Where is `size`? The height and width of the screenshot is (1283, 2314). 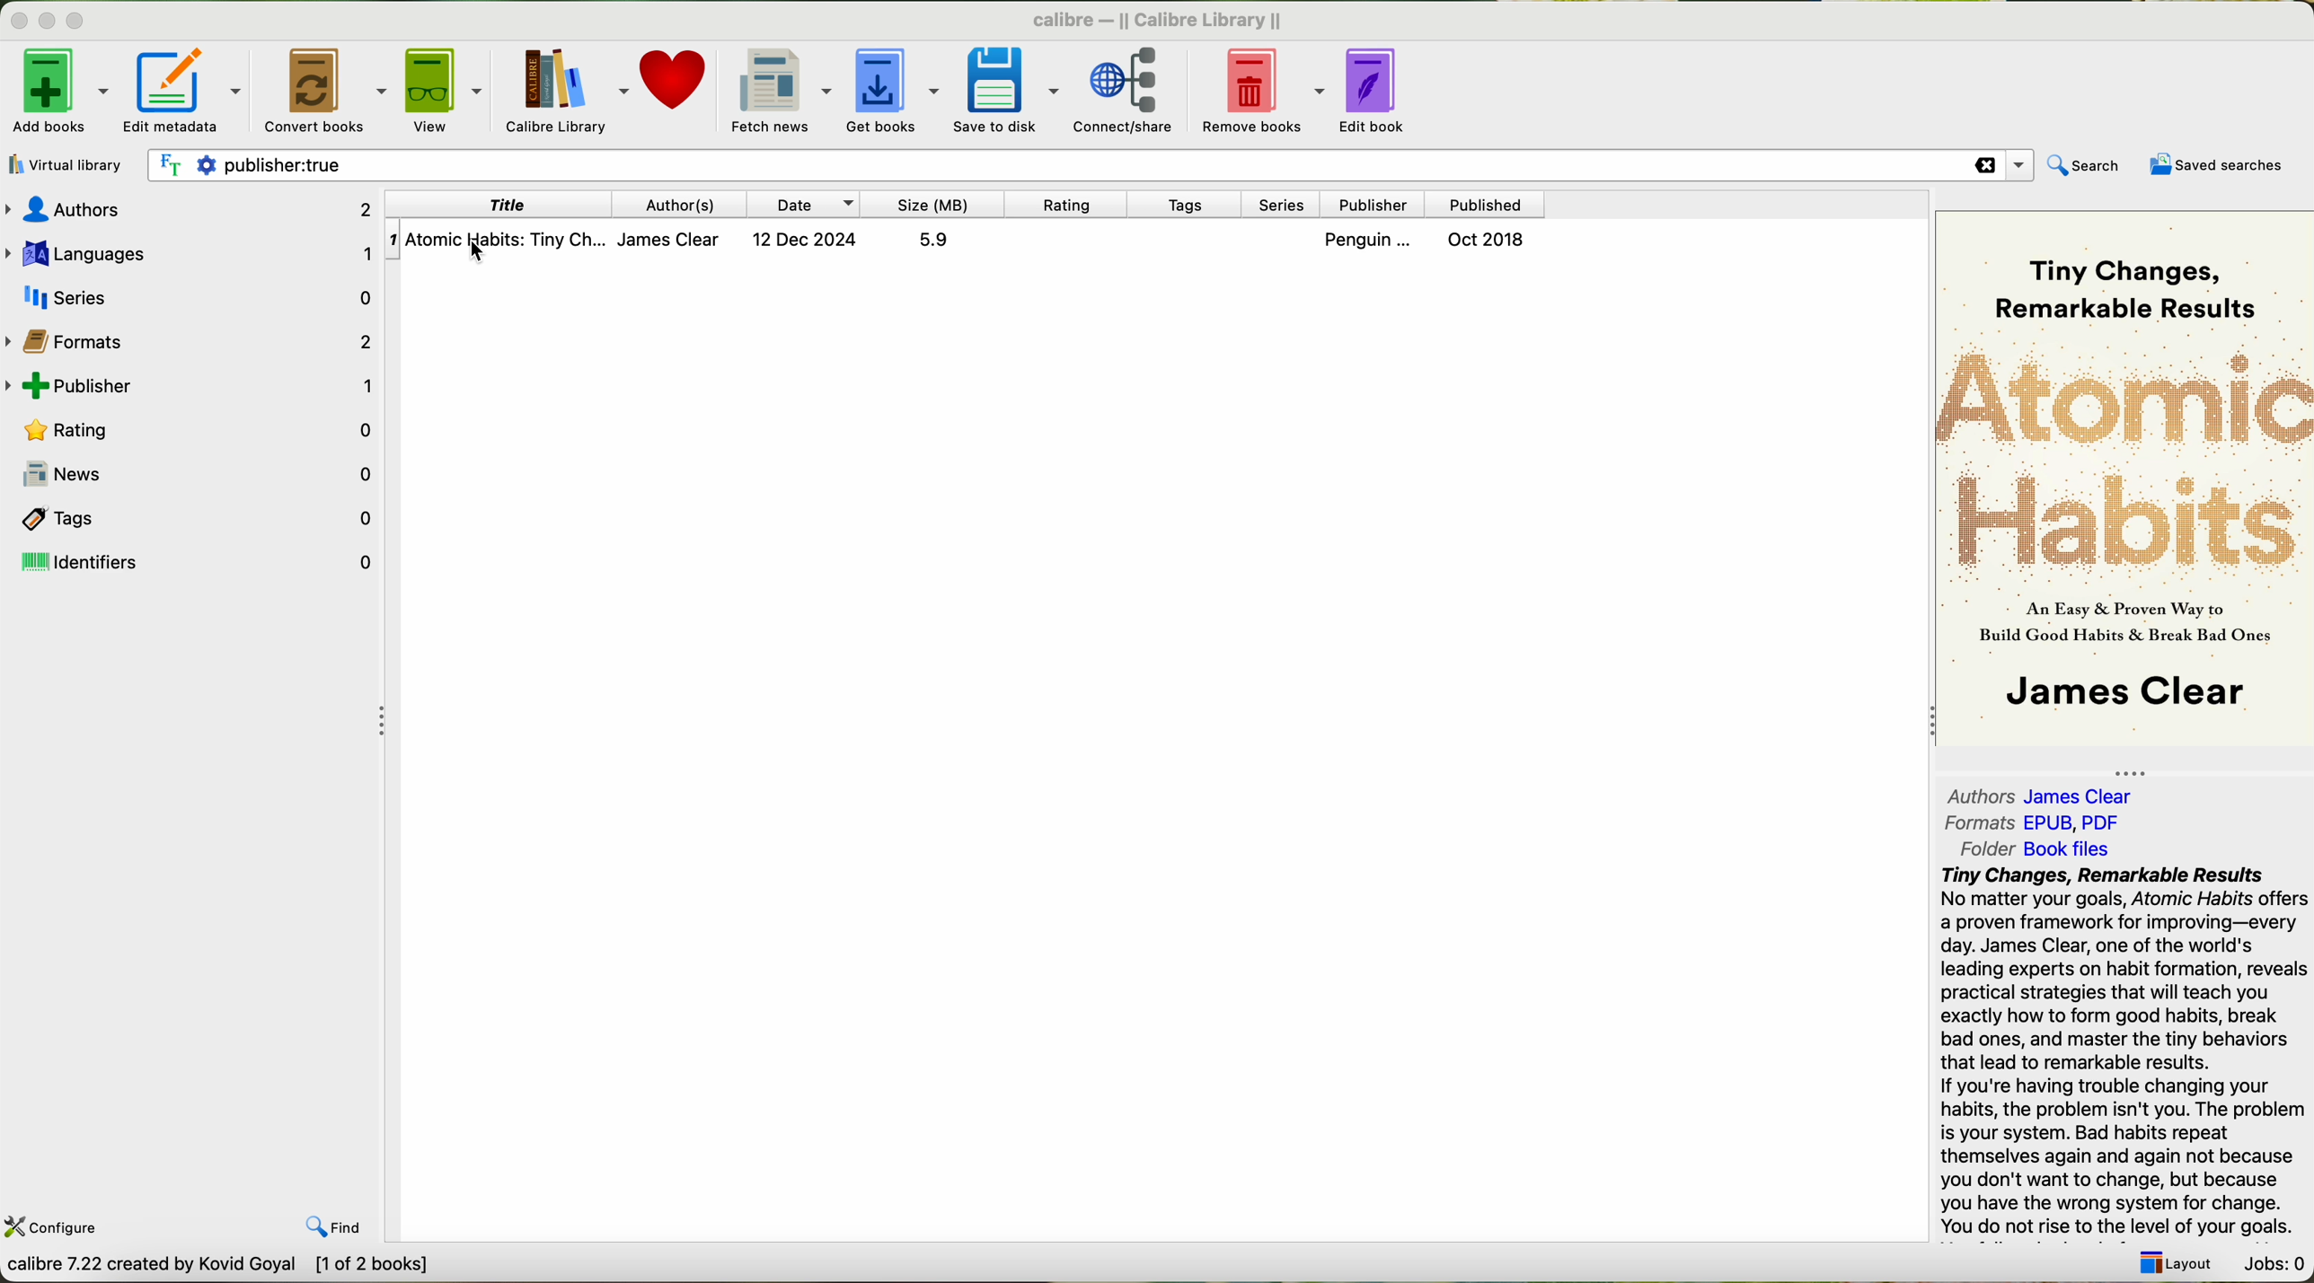
size is located at coordinates (932, 204).